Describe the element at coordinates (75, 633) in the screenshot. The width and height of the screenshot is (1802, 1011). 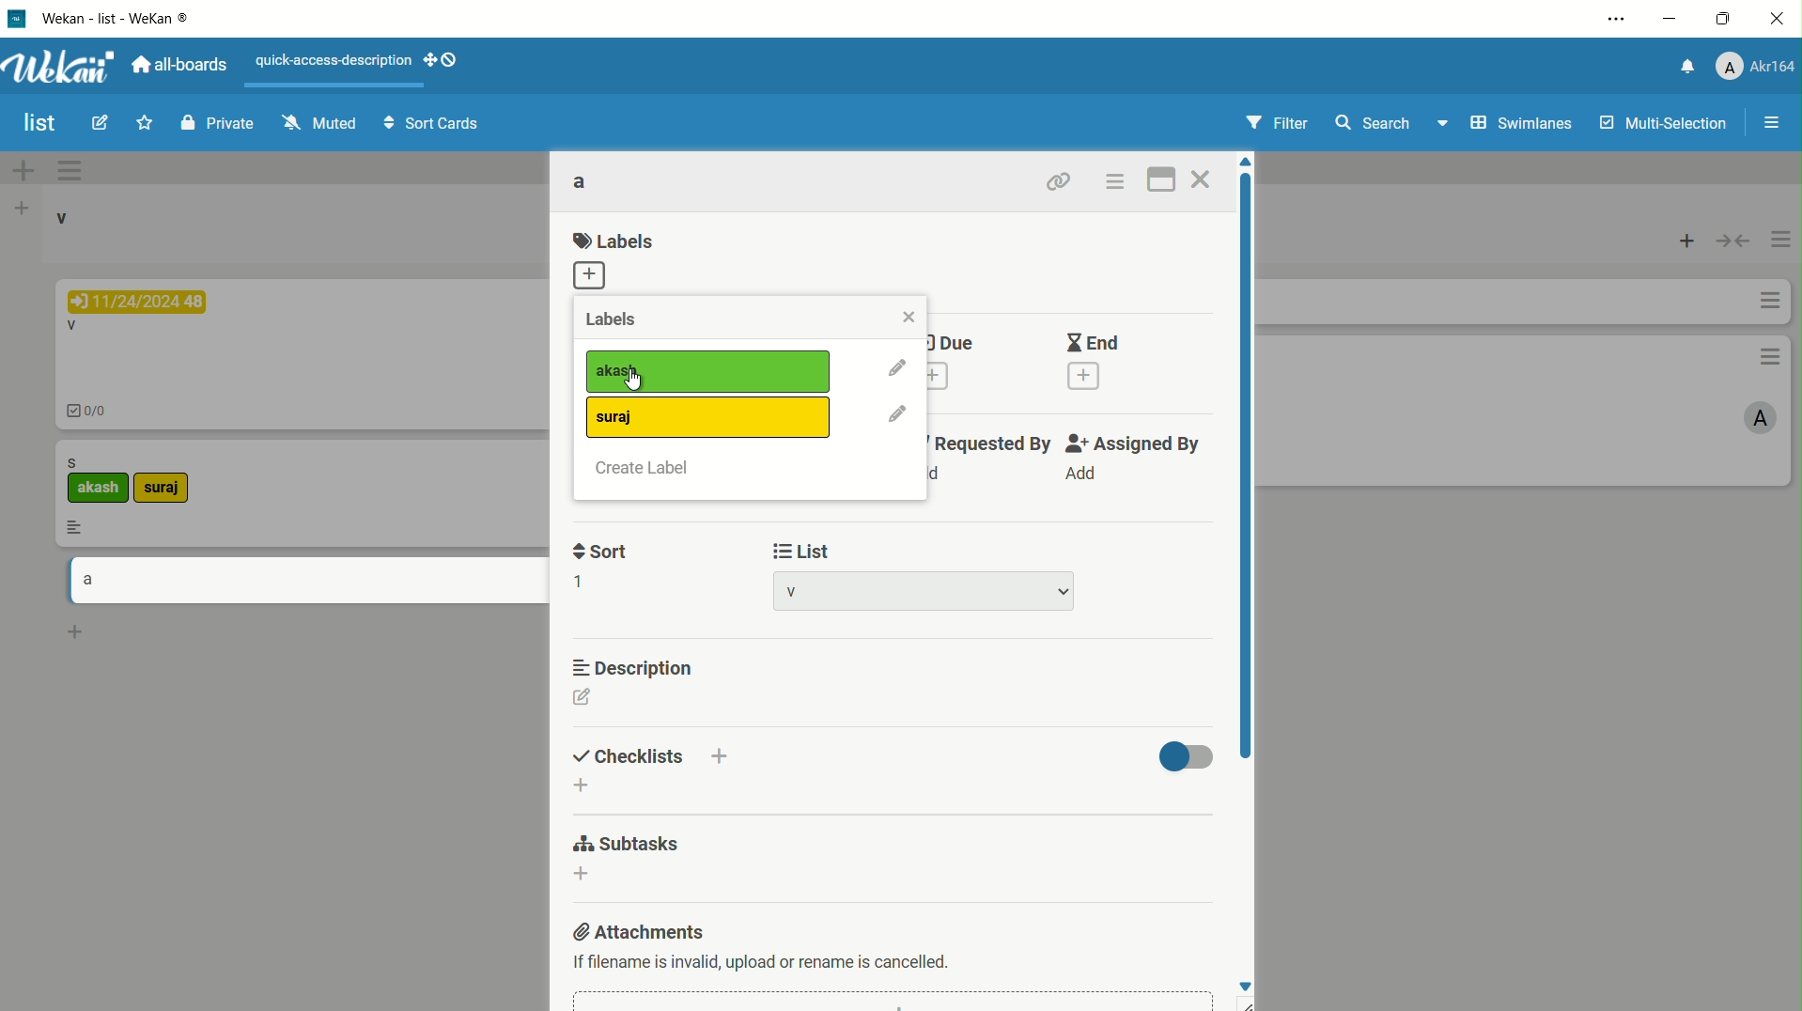
I see `add` at that location.